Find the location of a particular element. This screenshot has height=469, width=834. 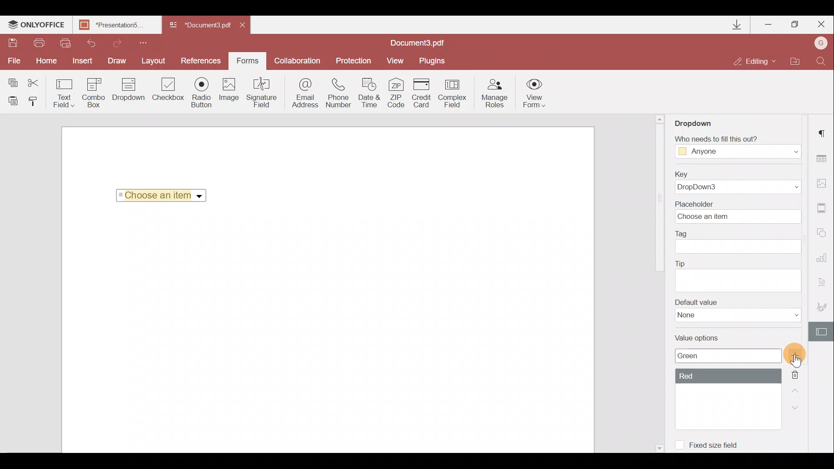

Paragraph settings is located at coordinates (824, 132).